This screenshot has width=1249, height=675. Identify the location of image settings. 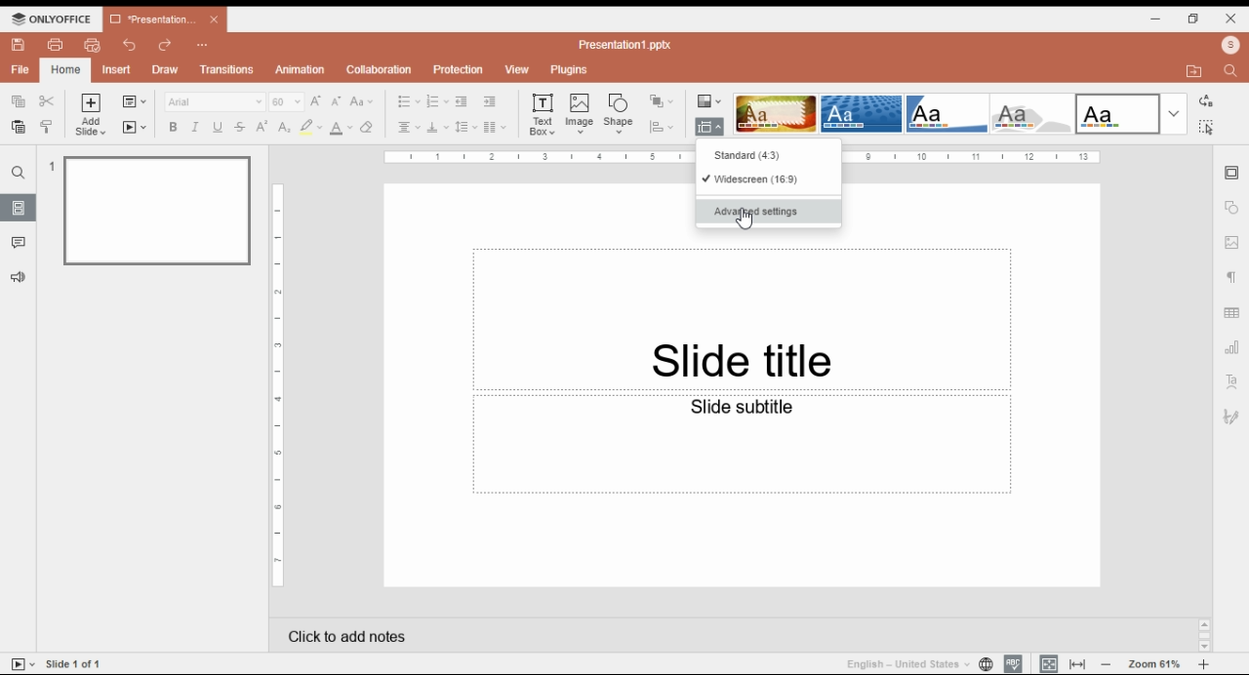
(1232, 244).